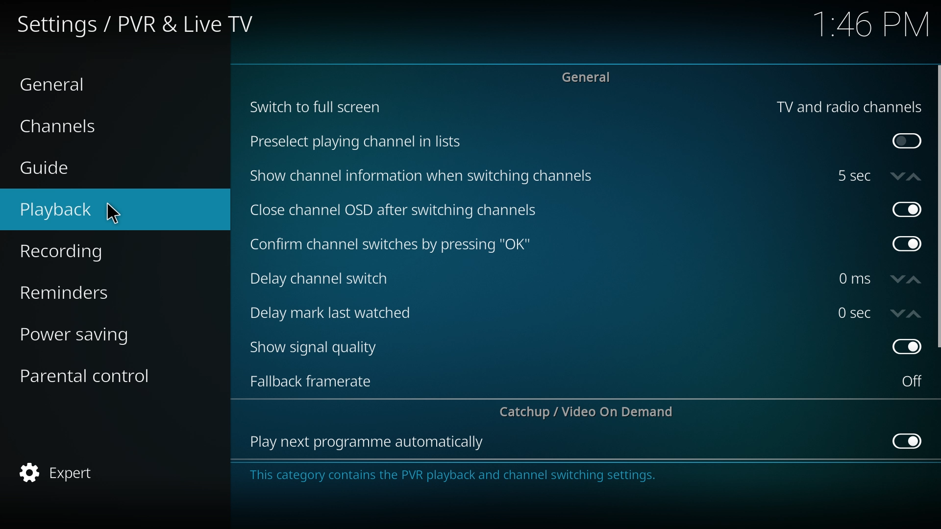 Image resolution: width=941 pixels, height=529 pixels. I want to click on decrease time, so click(897, 175).